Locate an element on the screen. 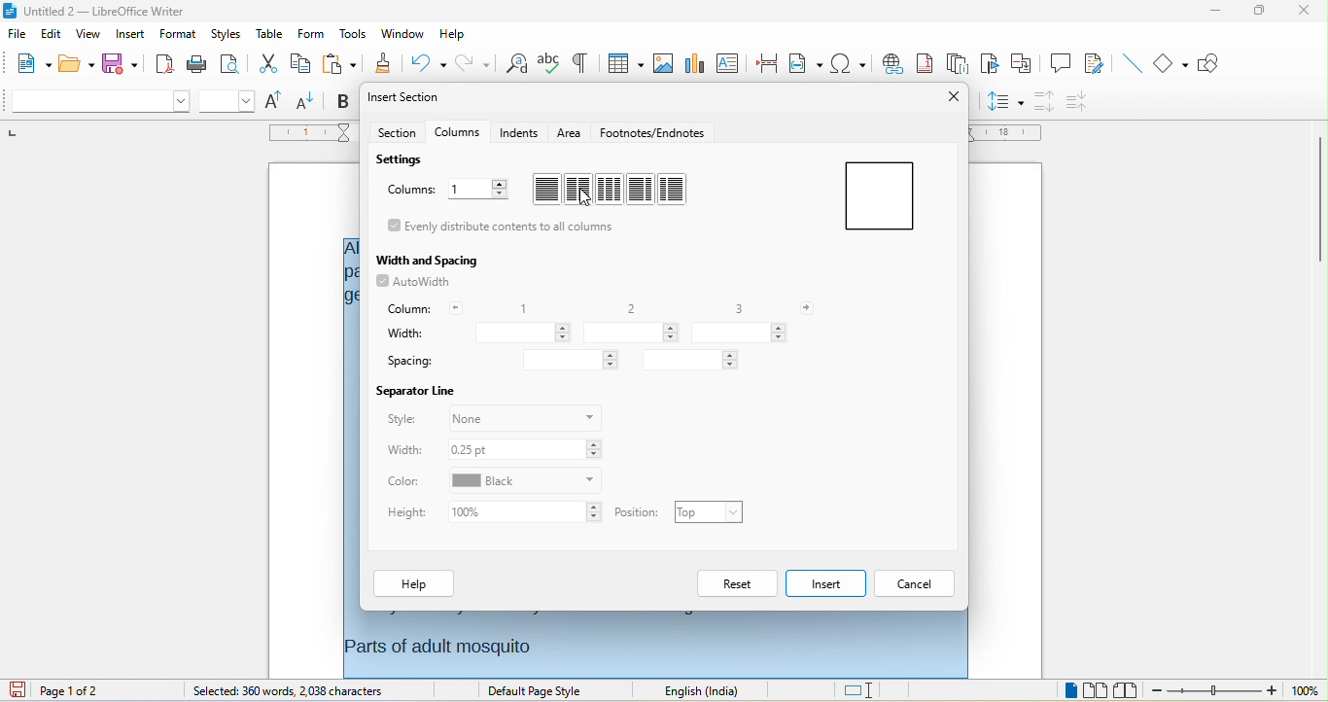 Image resolution: width=1328 pixels, height=702 pixels. book view is located at coordinates (1126, 690).